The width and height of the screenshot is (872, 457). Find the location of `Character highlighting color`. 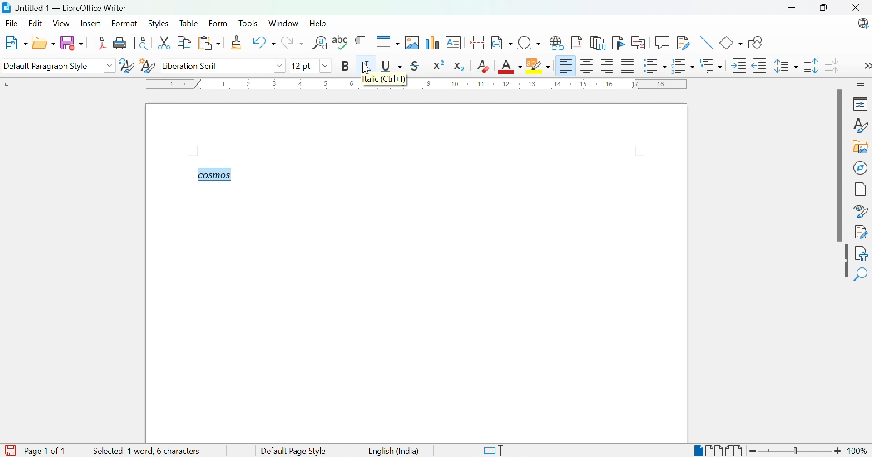

Character highlighting color is located at coordinates (539, 66).